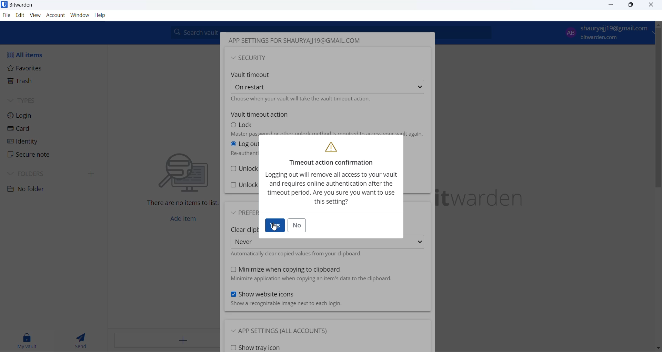 This screenshot has width=662, height=352. What do you see at coordinates (245, 125) in the screenshot?
I see `lock options` at bounding box center [245, 125].